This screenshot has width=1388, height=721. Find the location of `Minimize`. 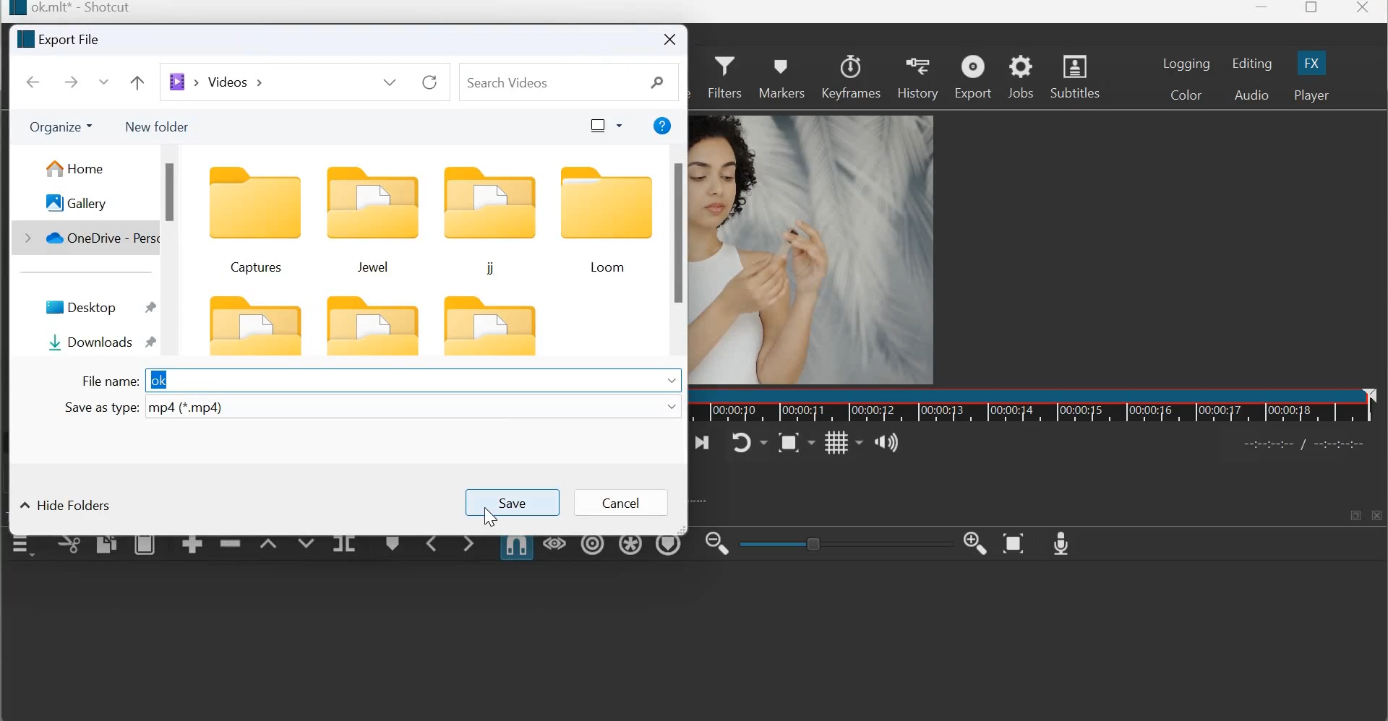

Minimize is located at coordinates (1262, 12).